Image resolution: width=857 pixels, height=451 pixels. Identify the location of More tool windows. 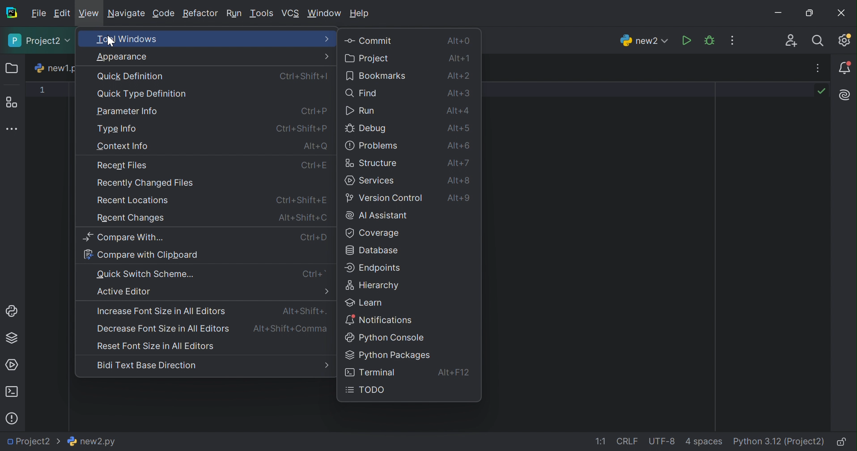
(13, 129).